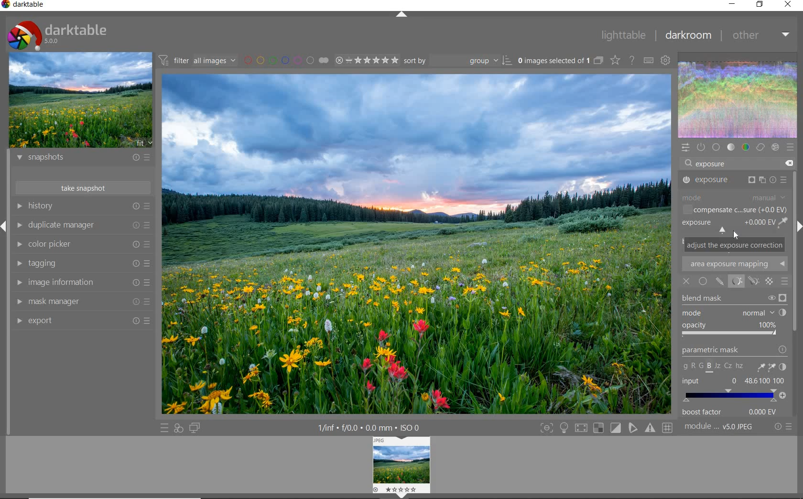 The width and height of the screenshot is (803, 499). Describe the element at coordinates (370, 428) in the screenshot. I see `other display information` at that location.